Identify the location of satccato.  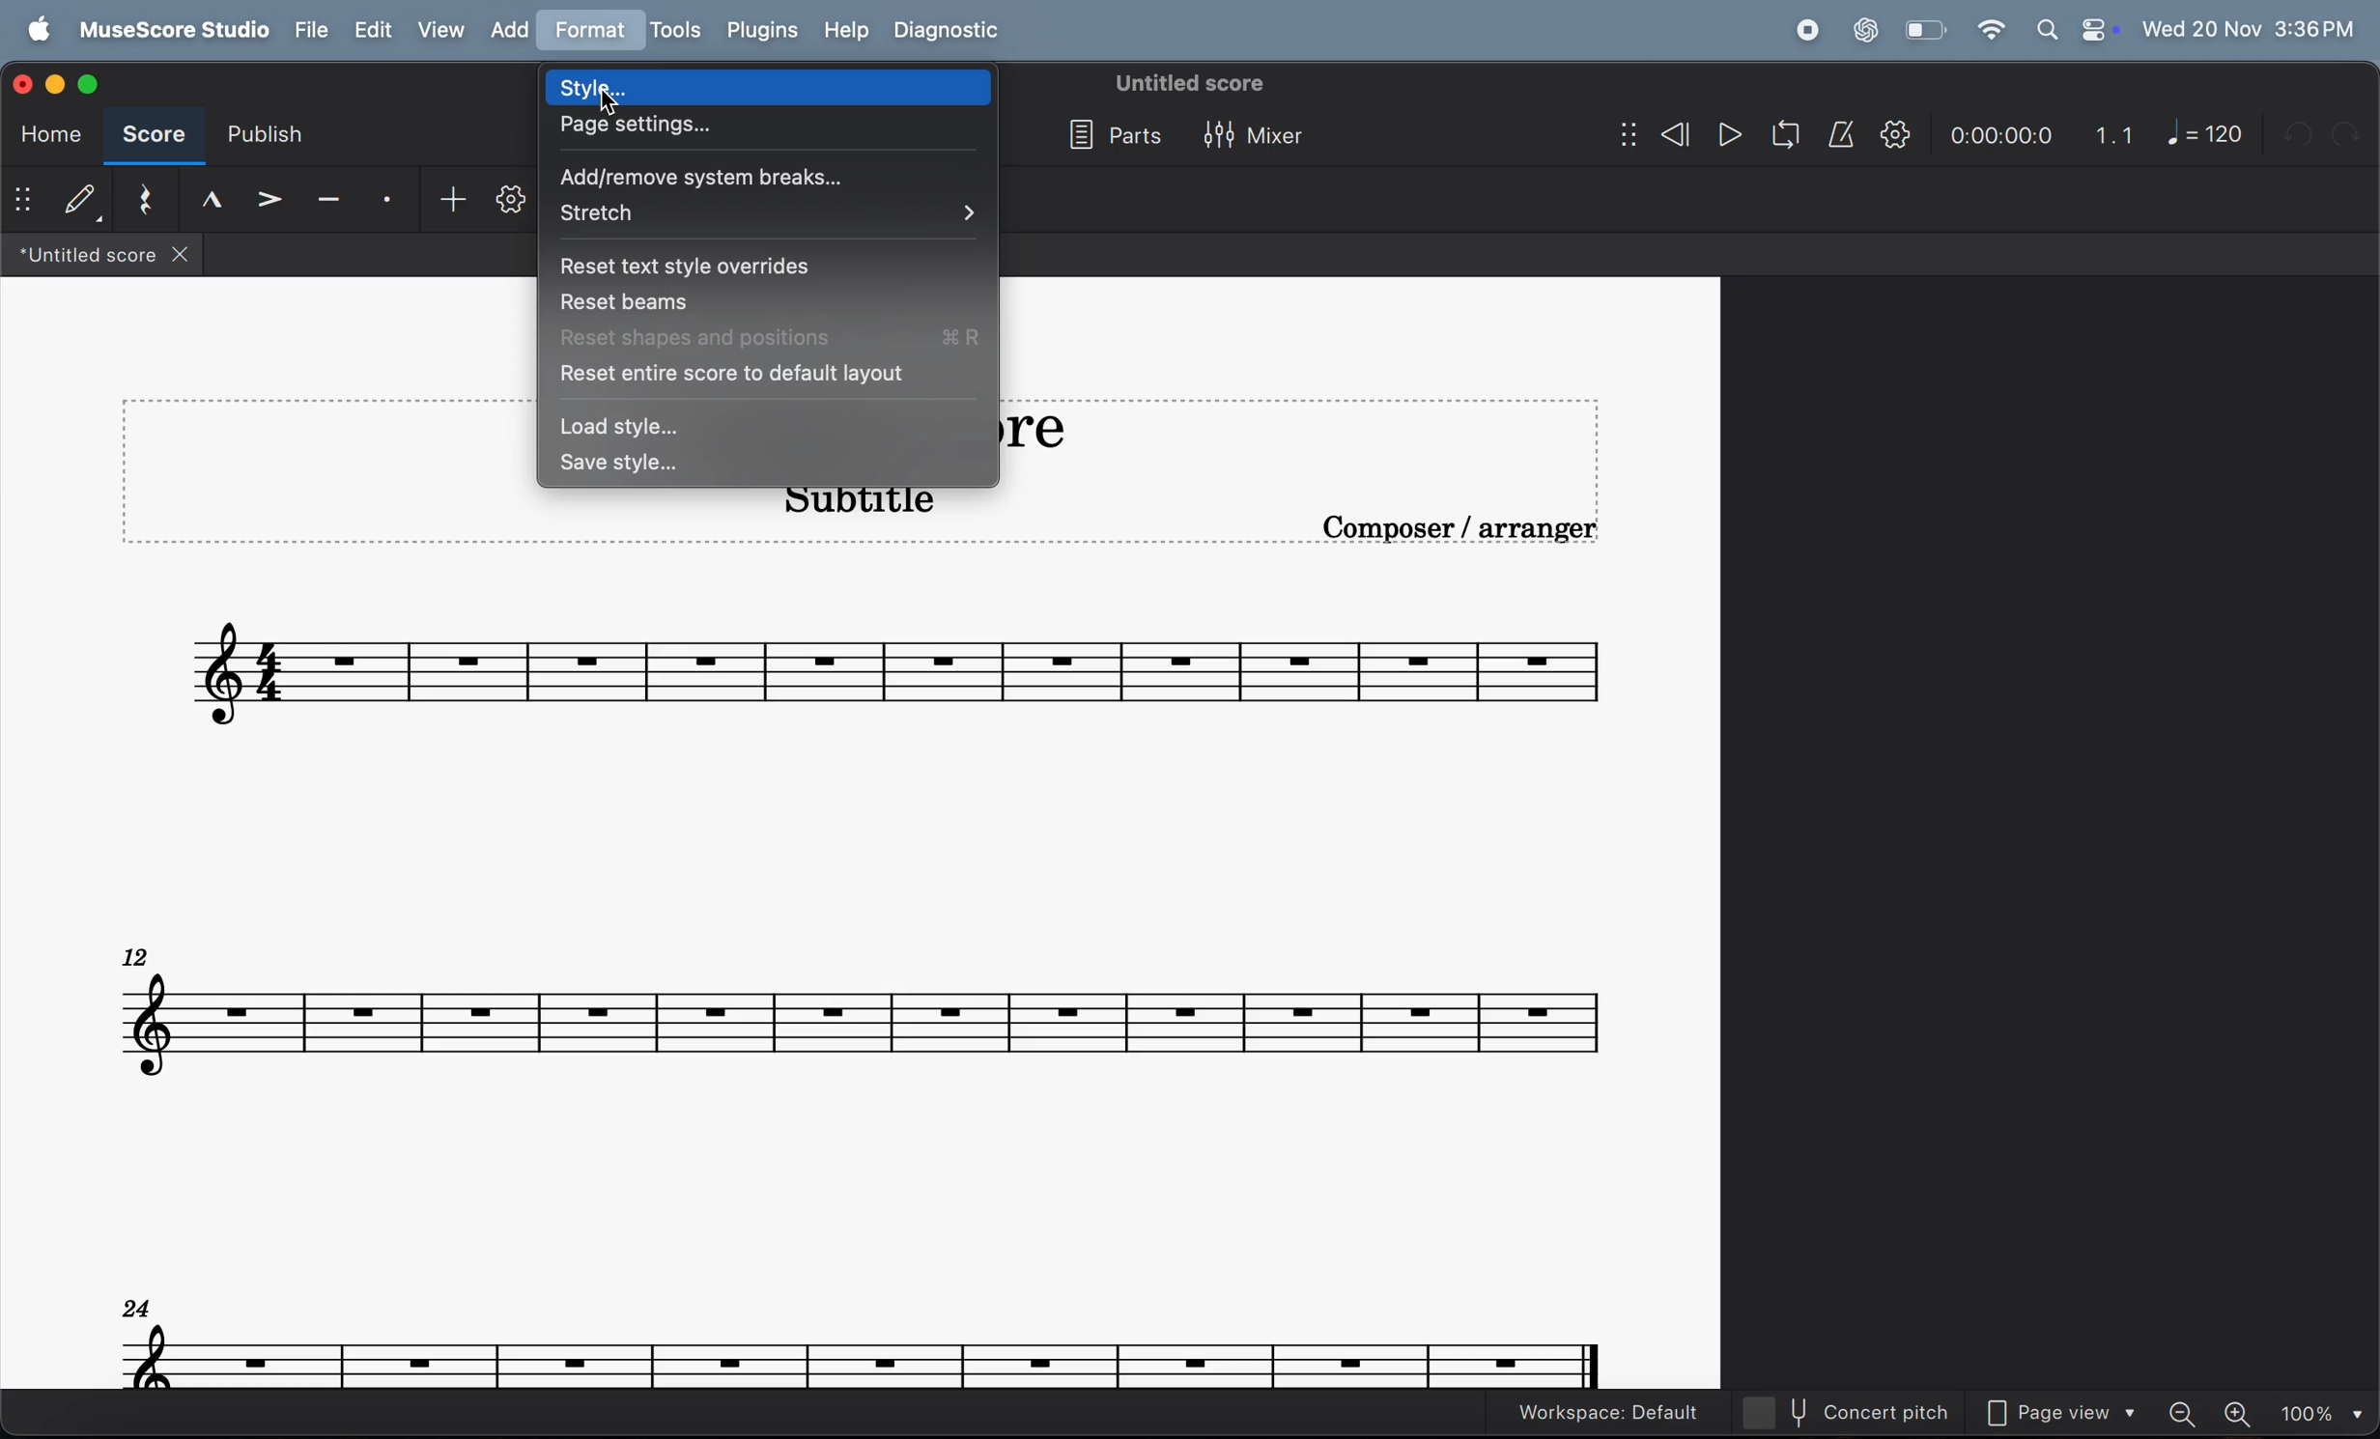
(388, 201).